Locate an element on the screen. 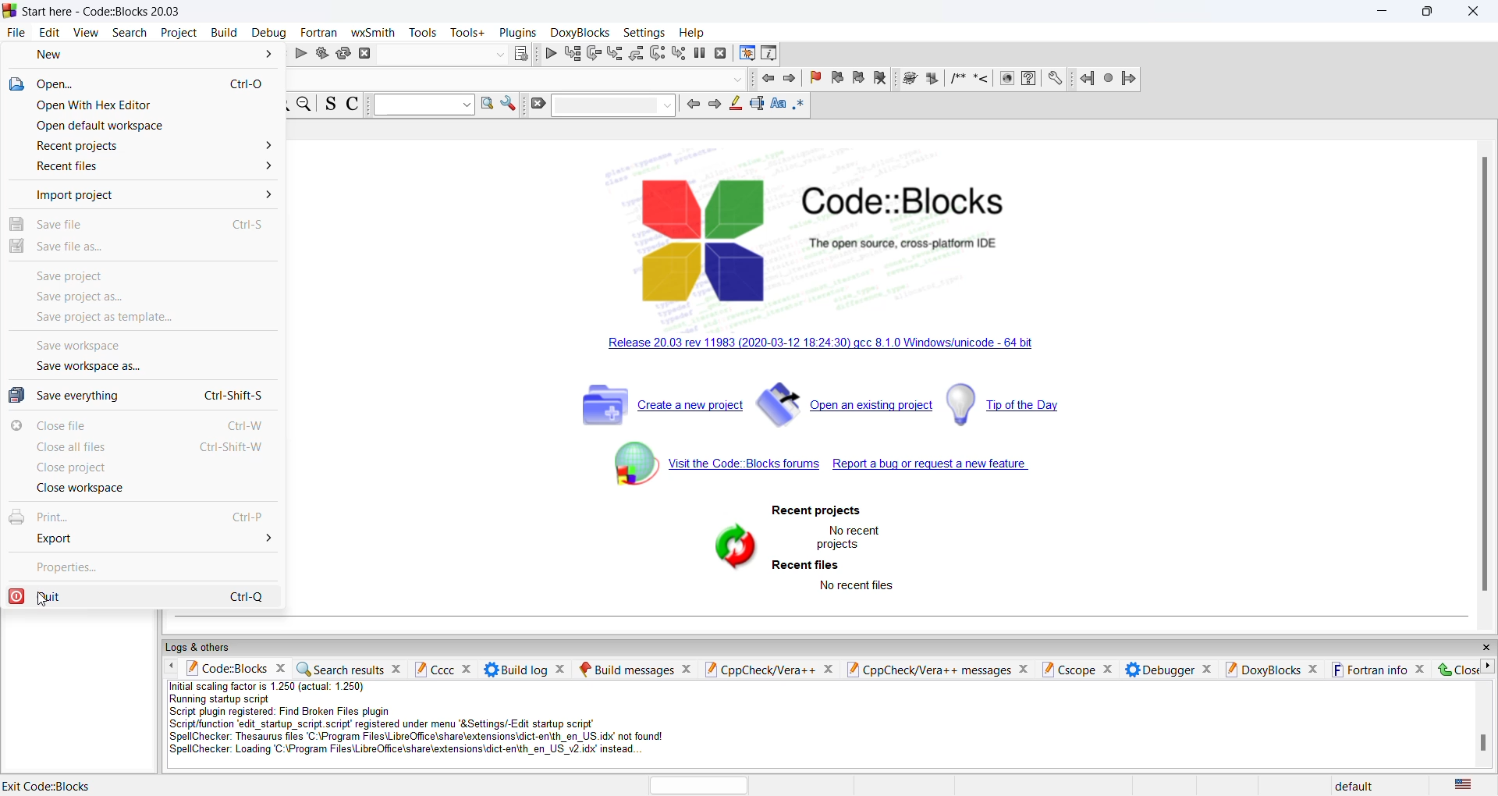  Save workspace as... is located at coordinates (87, 365).